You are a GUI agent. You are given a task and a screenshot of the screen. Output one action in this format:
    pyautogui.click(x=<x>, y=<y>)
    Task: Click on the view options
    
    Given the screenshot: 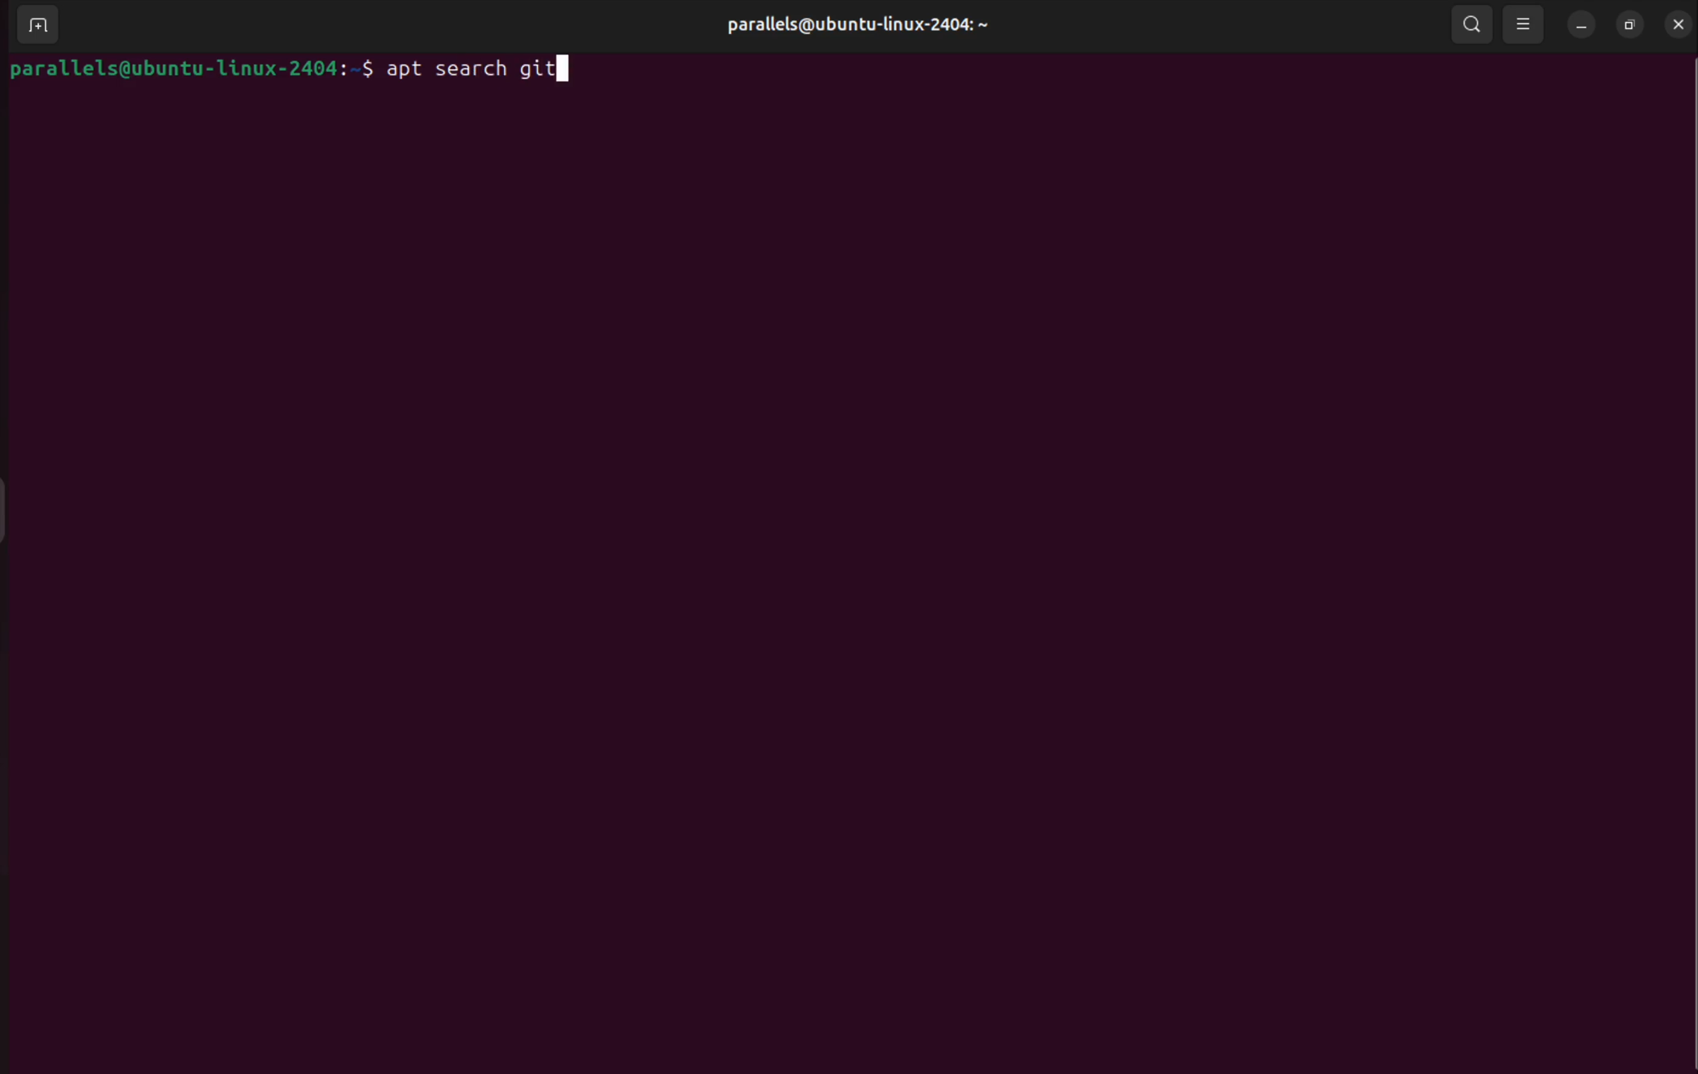 What is the action you would take?
    pyautogui.click(x=1525, y=24)
    